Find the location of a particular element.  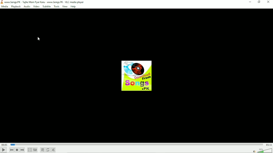

Media is located at coordinates (5, 7).